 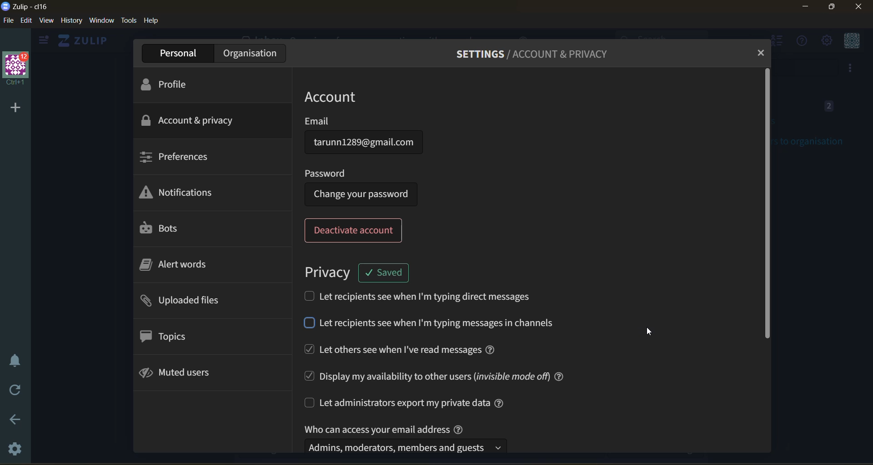 I want to click on add organisation, so click(x=12, y=106).